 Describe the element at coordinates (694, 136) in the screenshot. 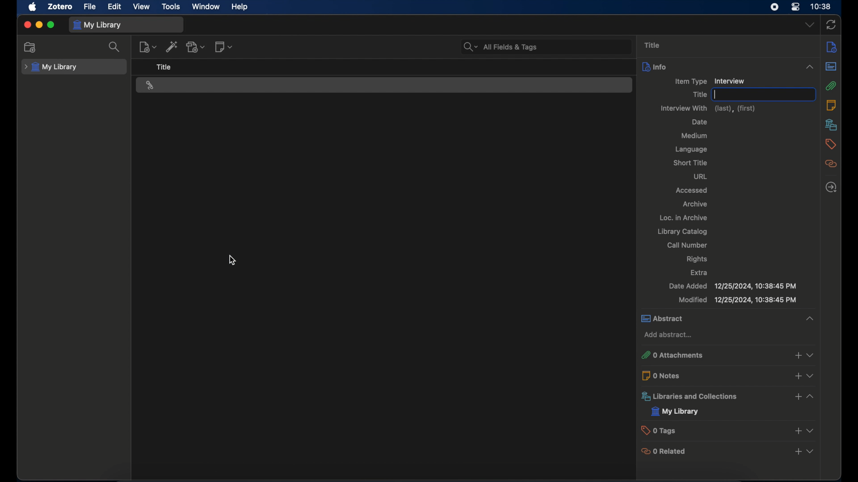

I see `medium` at that location.